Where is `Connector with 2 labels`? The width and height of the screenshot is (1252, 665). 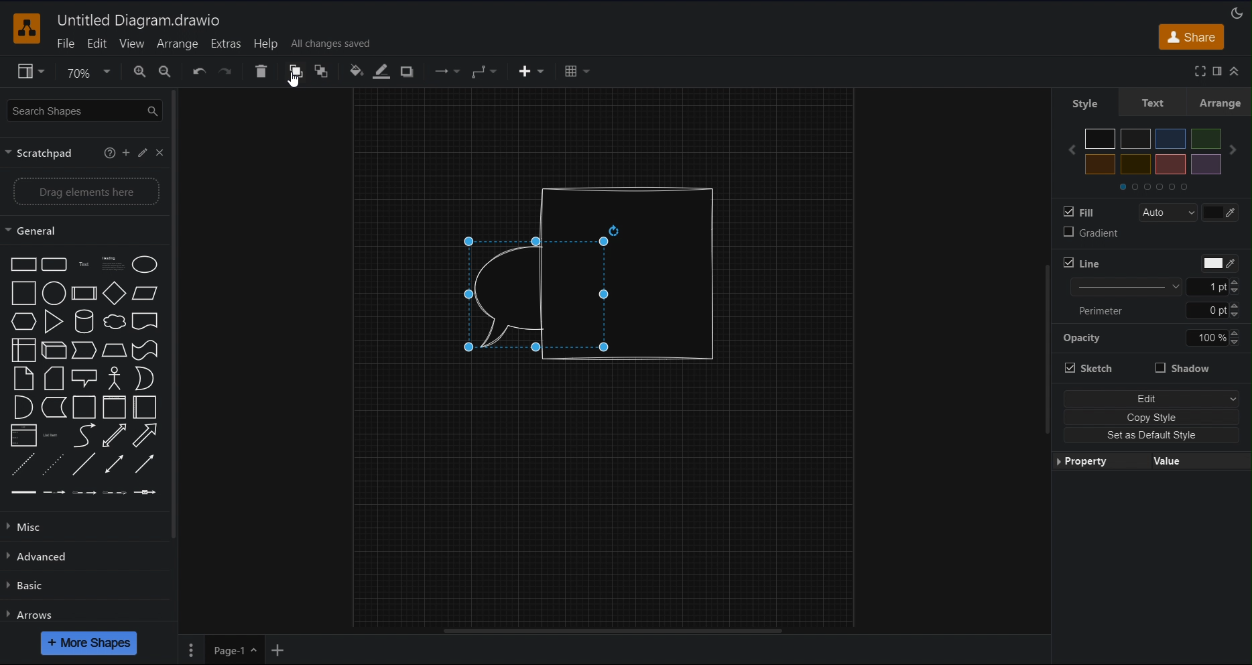 Connector with 2 labels is located at coordinates (84, 493).